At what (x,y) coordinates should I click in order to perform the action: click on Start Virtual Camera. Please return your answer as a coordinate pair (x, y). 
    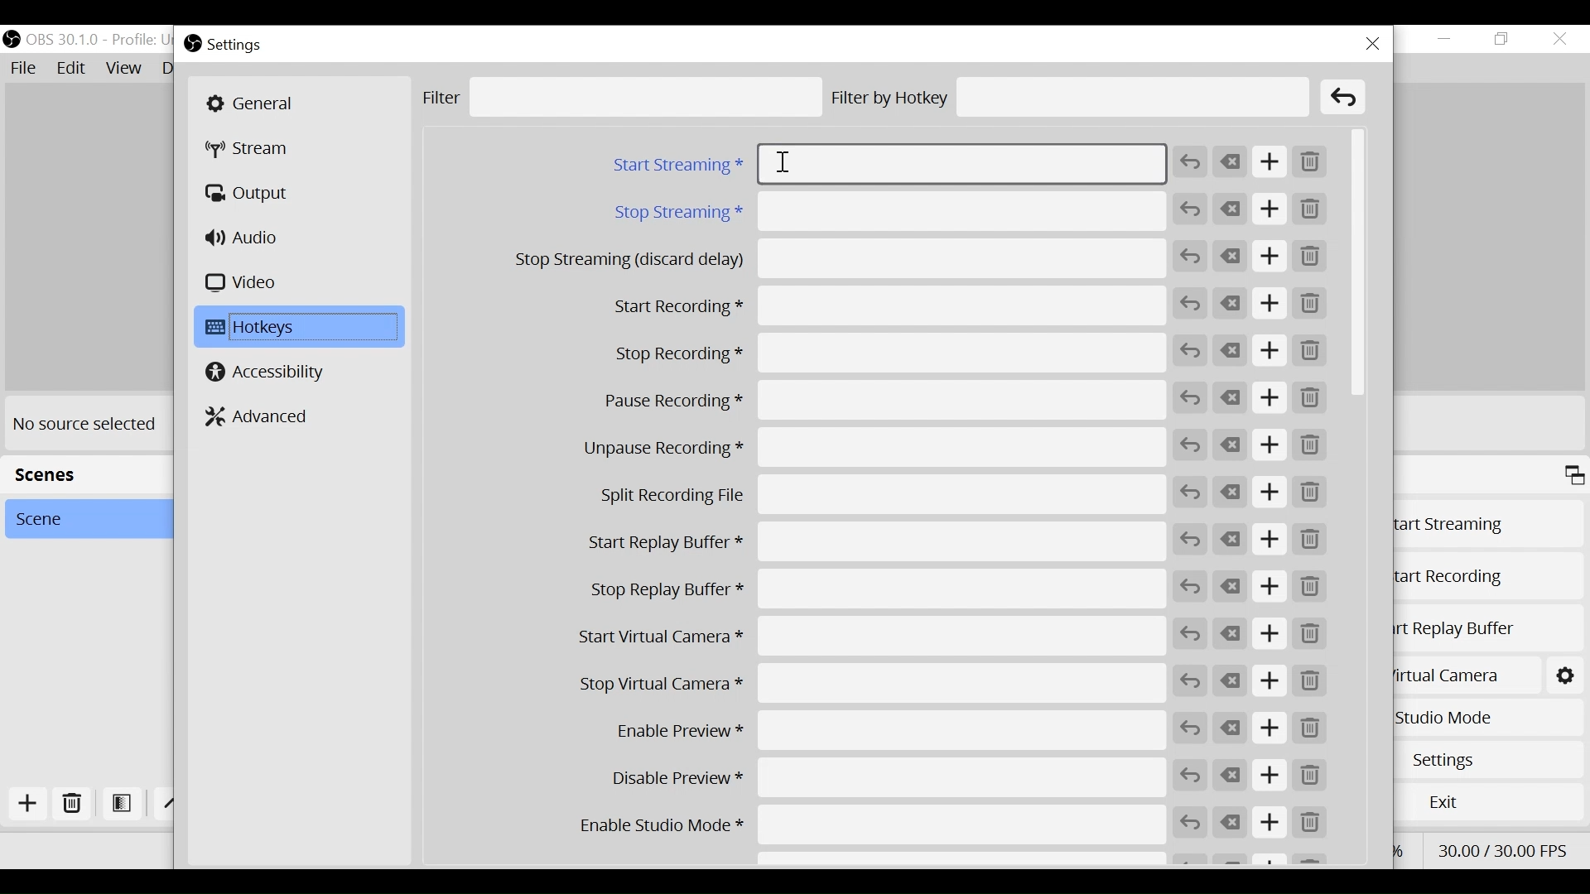
    Looking at the image, I should click on (873, 635).